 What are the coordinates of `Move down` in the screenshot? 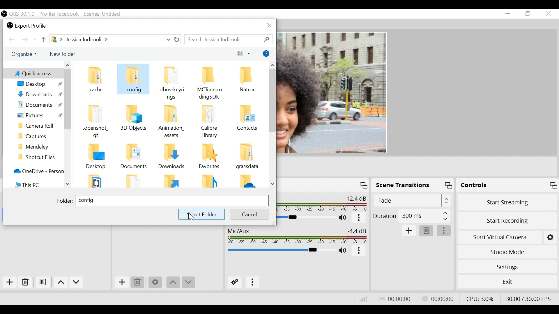 It's located at (77, 282).